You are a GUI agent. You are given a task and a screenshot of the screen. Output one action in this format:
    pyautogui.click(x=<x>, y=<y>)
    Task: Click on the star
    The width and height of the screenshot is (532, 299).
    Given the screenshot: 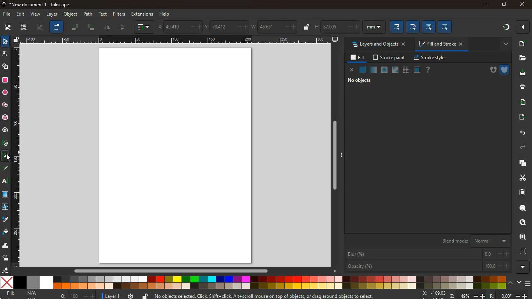 What is the action you would take?
    pyautogui.click(x=5, y=106)
    